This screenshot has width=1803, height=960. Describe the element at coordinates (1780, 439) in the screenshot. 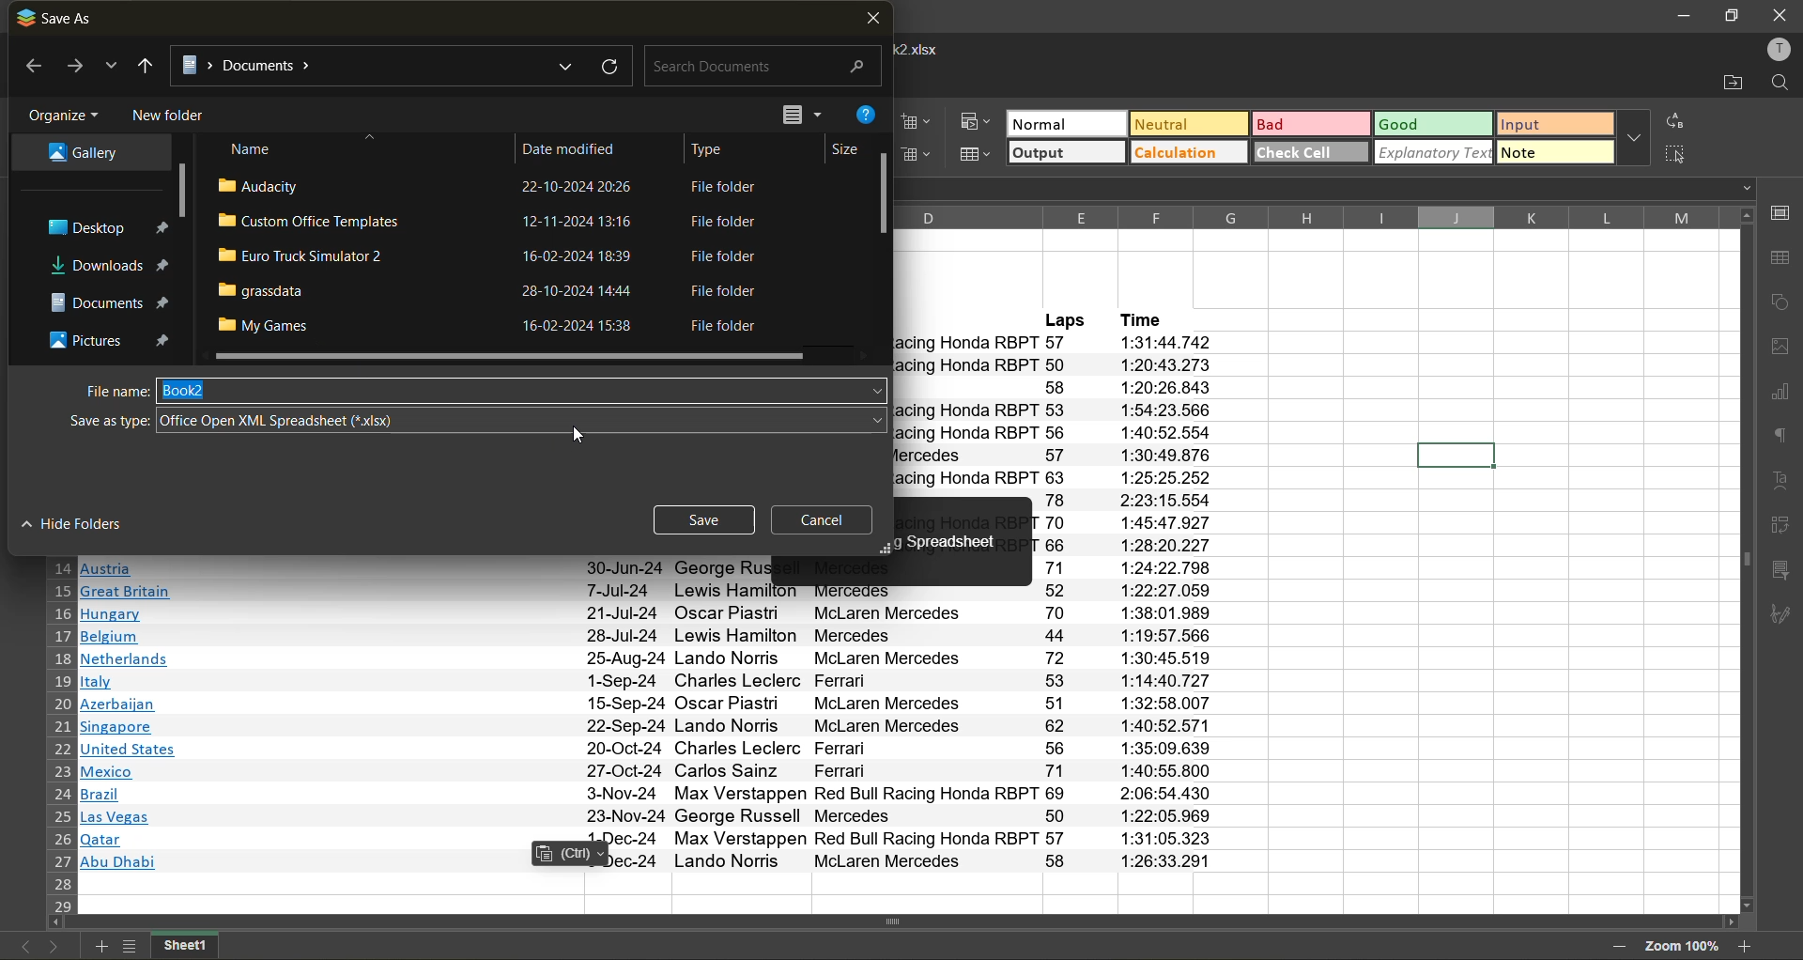

I see `paragraph` at that location.